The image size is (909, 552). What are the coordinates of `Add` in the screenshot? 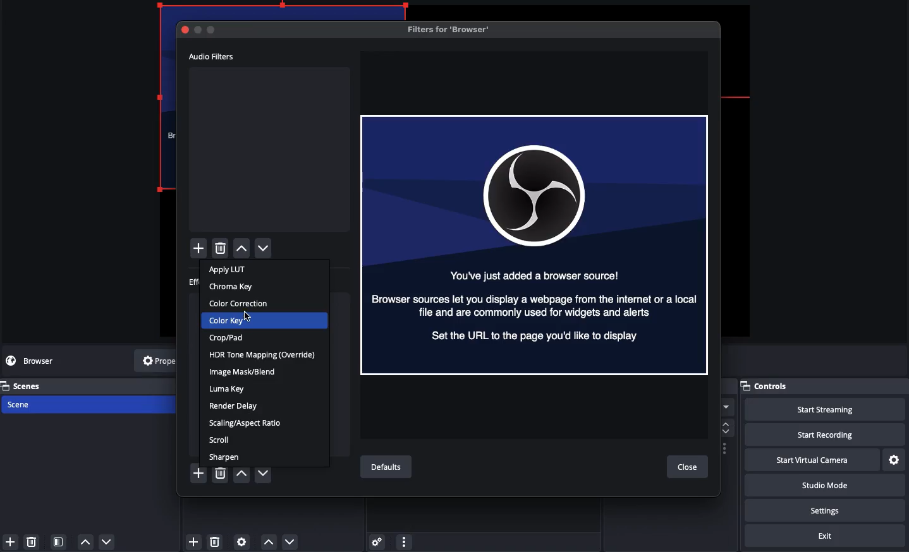 It's located at (10, 541).